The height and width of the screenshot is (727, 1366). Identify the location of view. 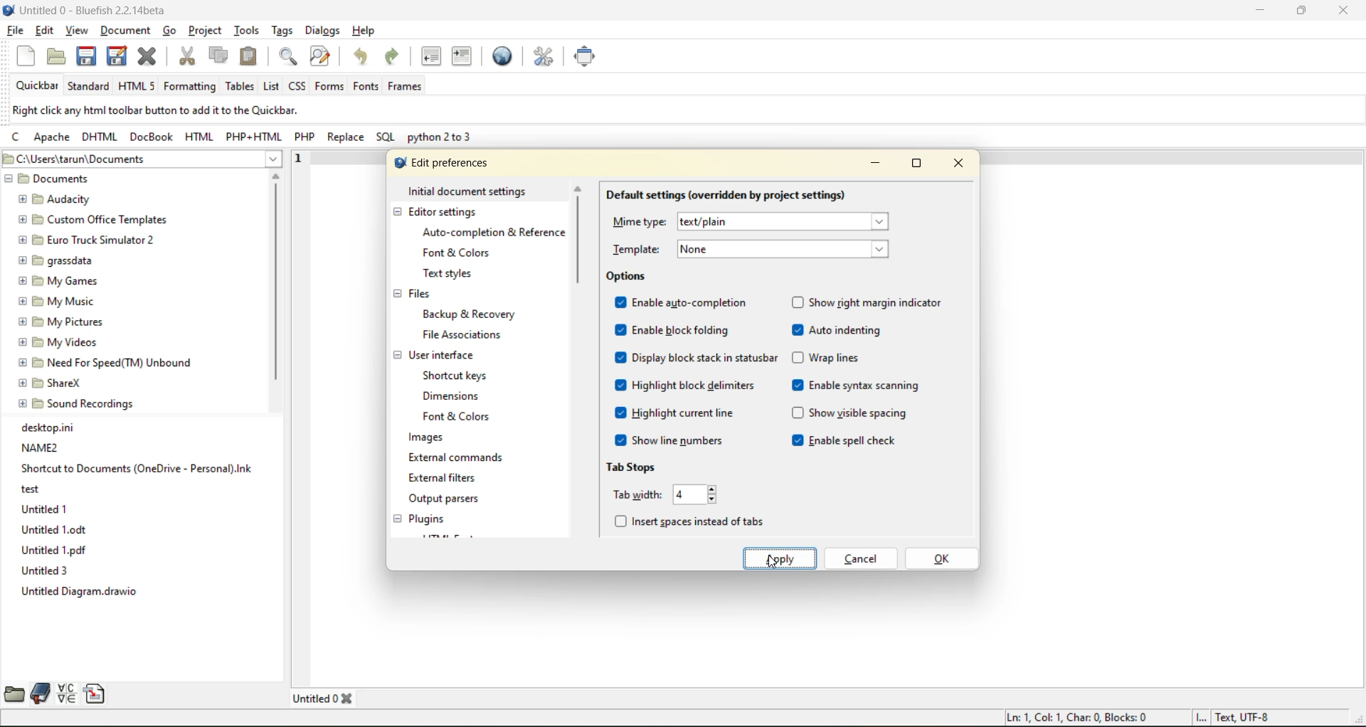
(77, 31).